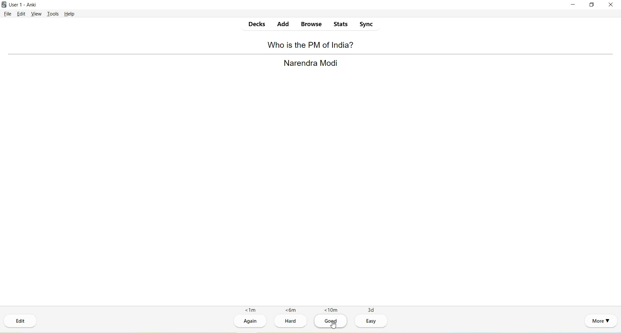  I want to click on Logo, so click(4, 5).